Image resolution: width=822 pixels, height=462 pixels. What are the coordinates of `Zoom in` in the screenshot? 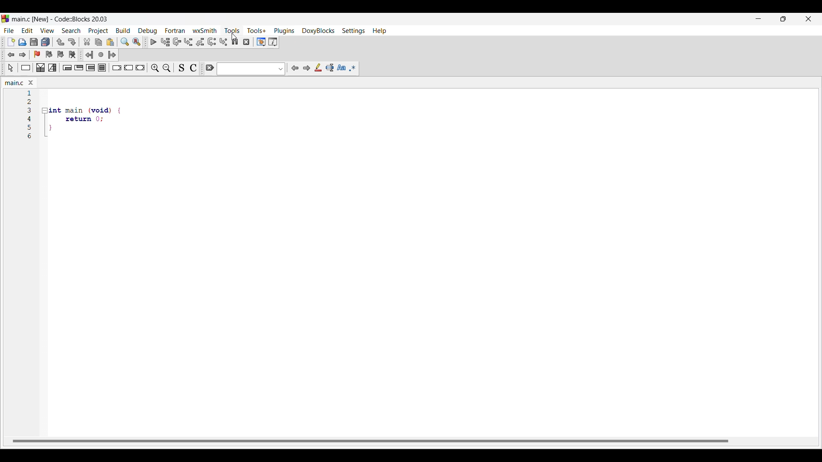 It's located at (155, 69).